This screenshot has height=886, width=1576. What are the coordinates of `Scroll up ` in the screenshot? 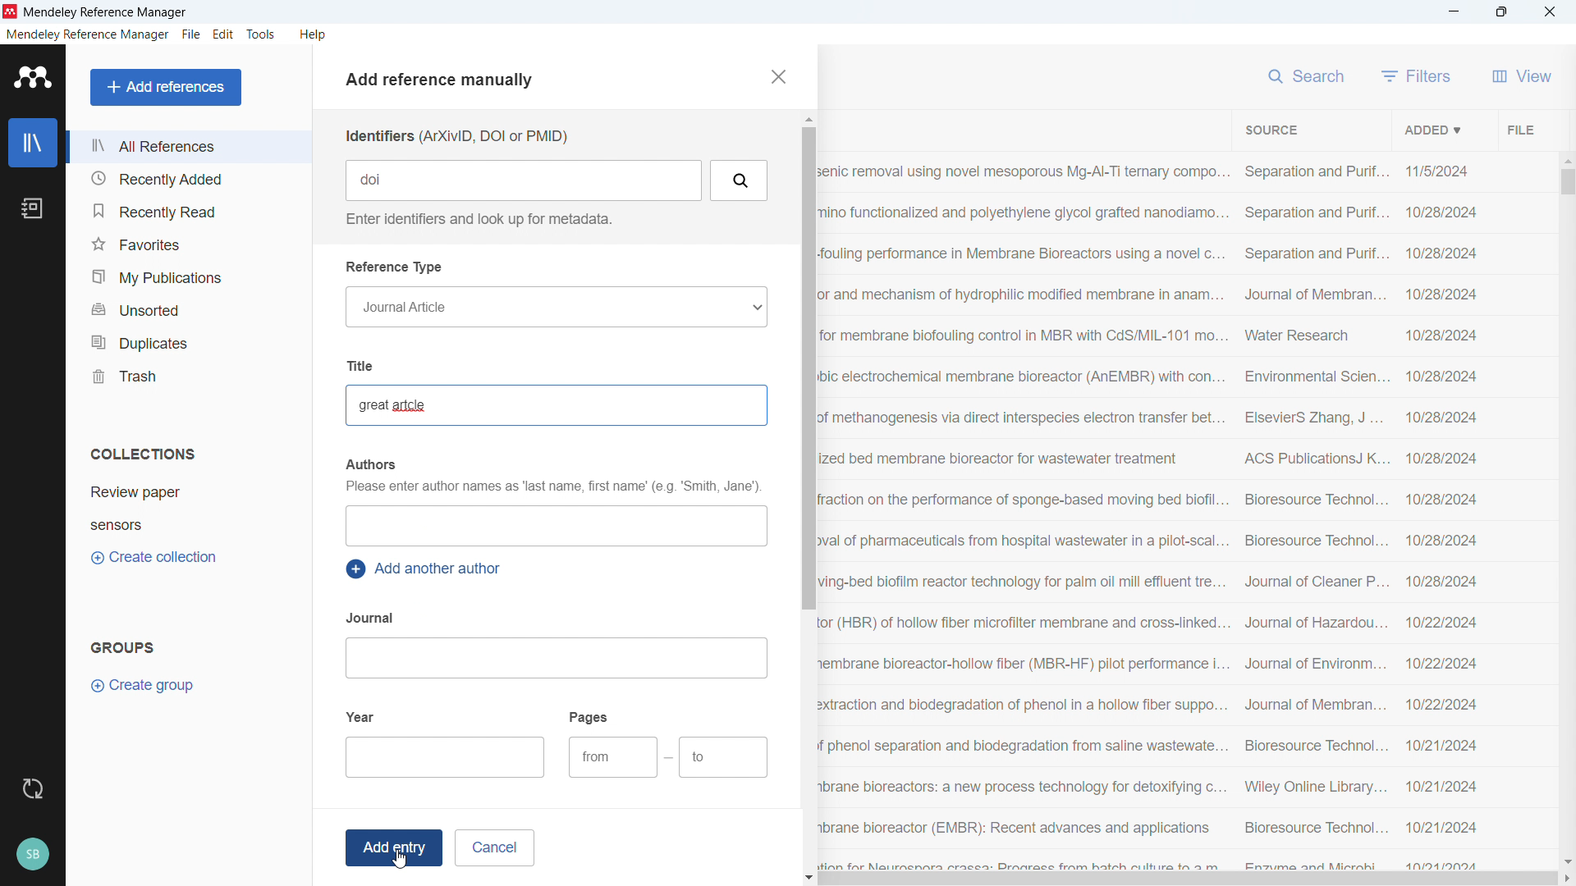 It's located at (1566, 159).